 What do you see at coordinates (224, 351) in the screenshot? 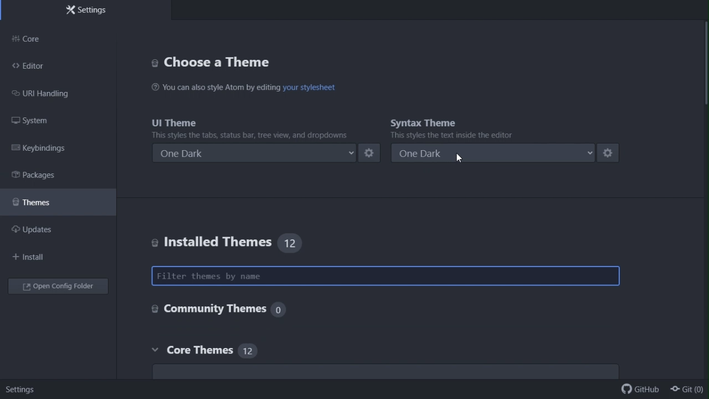
I see `core themes` at bounding box center [224, 351].